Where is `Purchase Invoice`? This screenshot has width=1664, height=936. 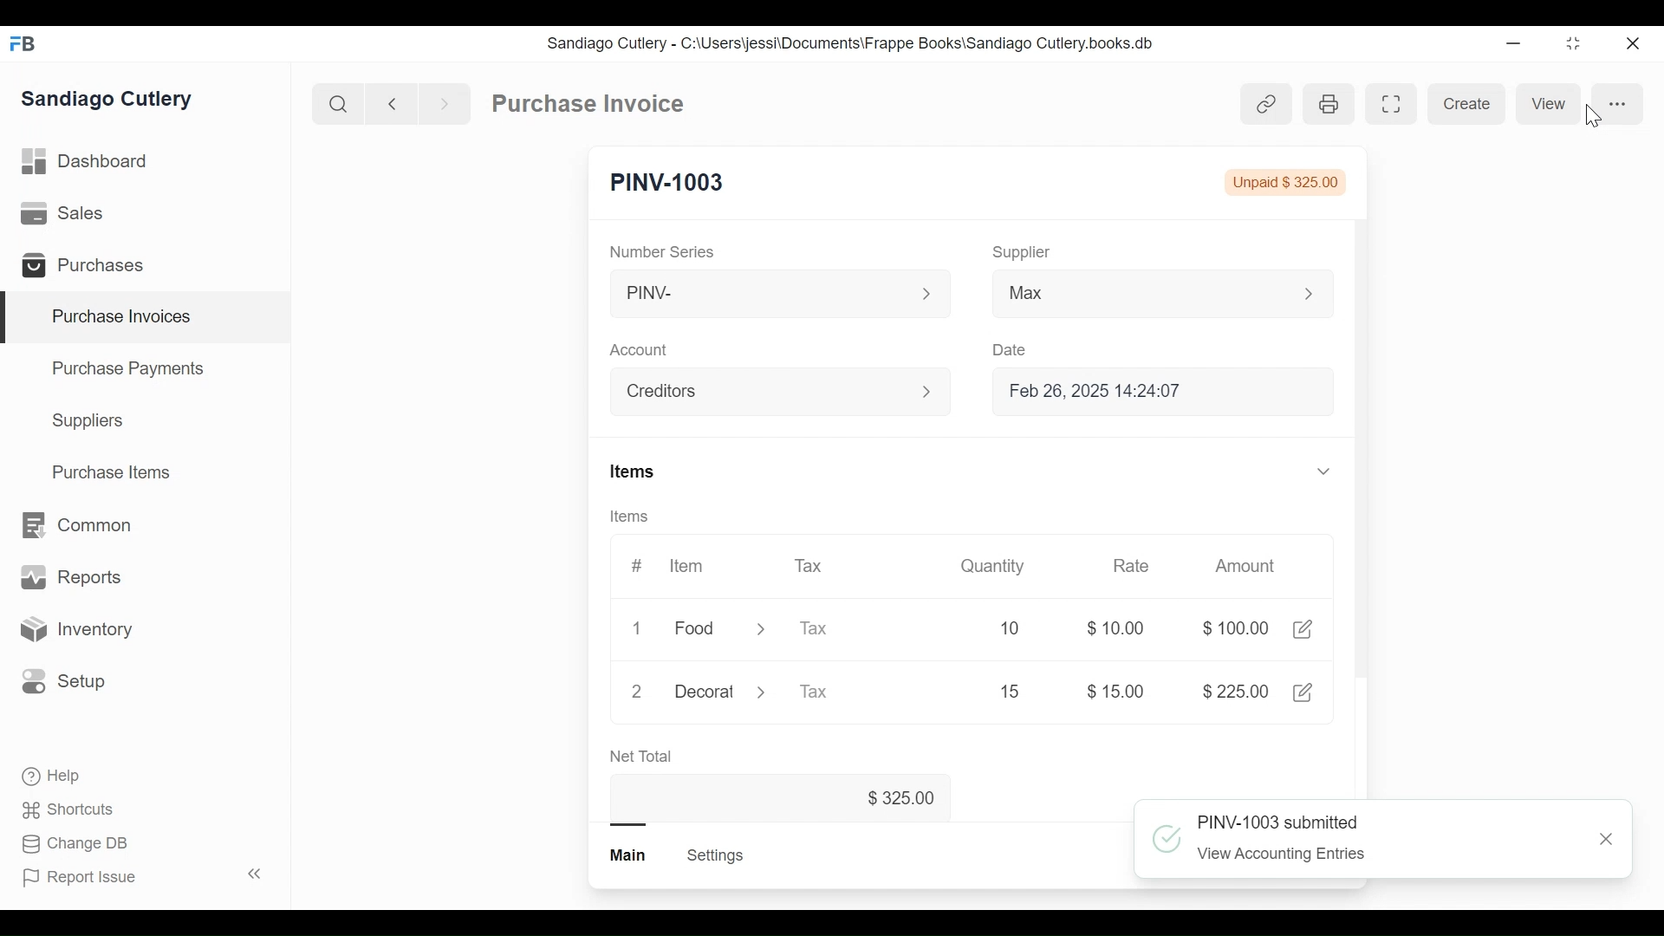 Purchase Invoice is located at coordinates (590, 104).